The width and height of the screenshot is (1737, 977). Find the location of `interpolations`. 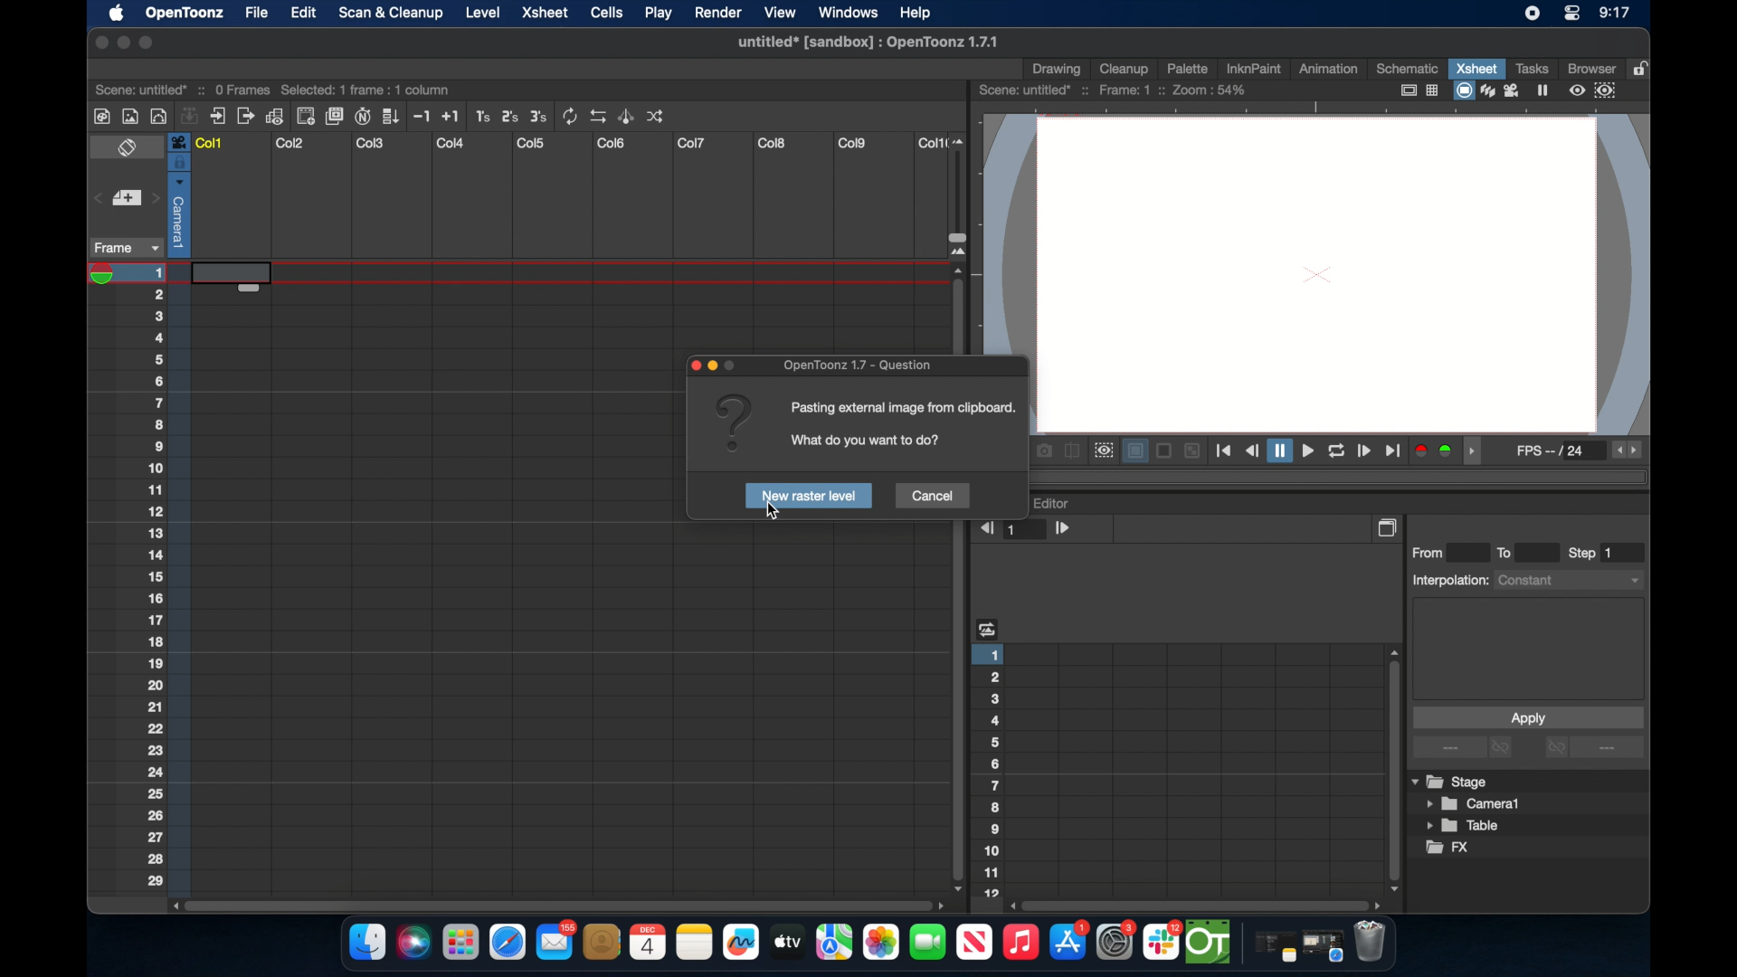

interpolations is located at coordinates (1525, 579).